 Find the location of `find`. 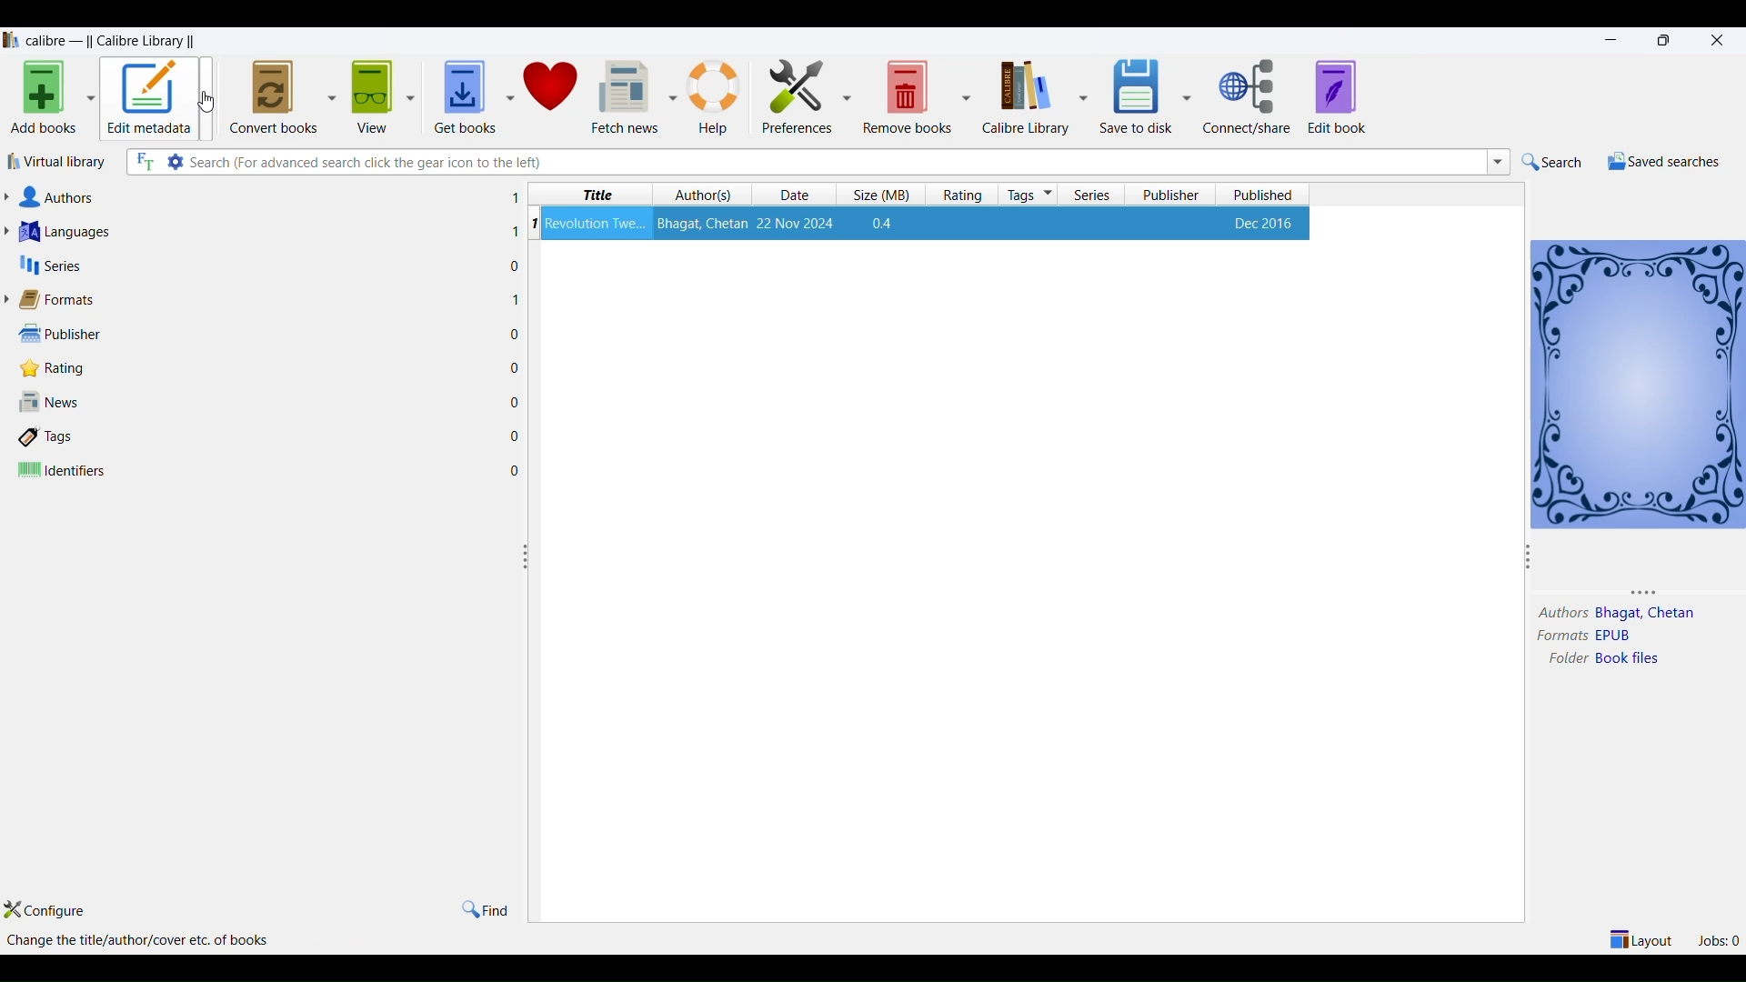

find is located at coordinates (488, 907).